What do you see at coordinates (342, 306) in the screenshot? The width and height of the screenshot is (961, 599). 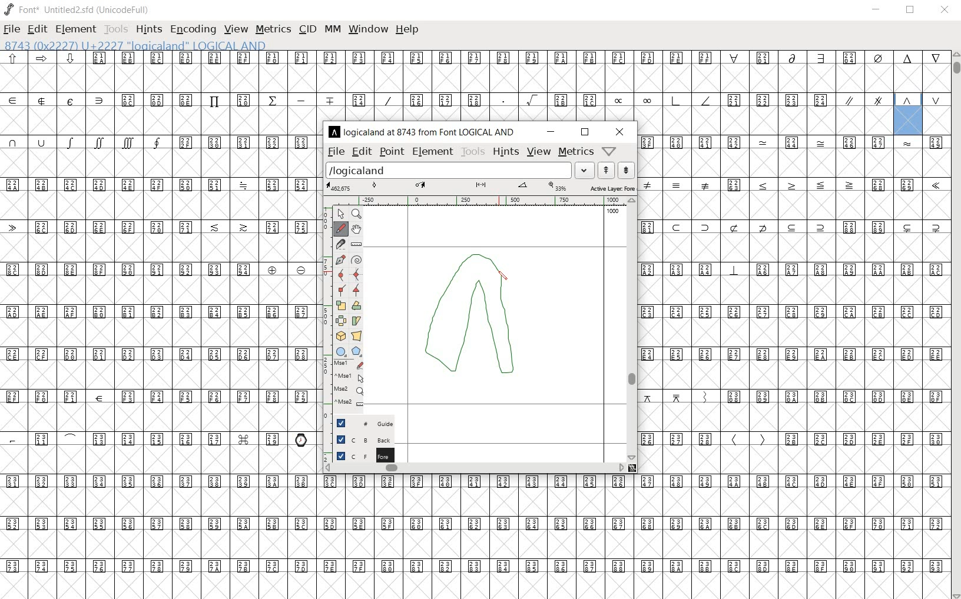 I see `scale the selection` at bounding box center [342, 306].